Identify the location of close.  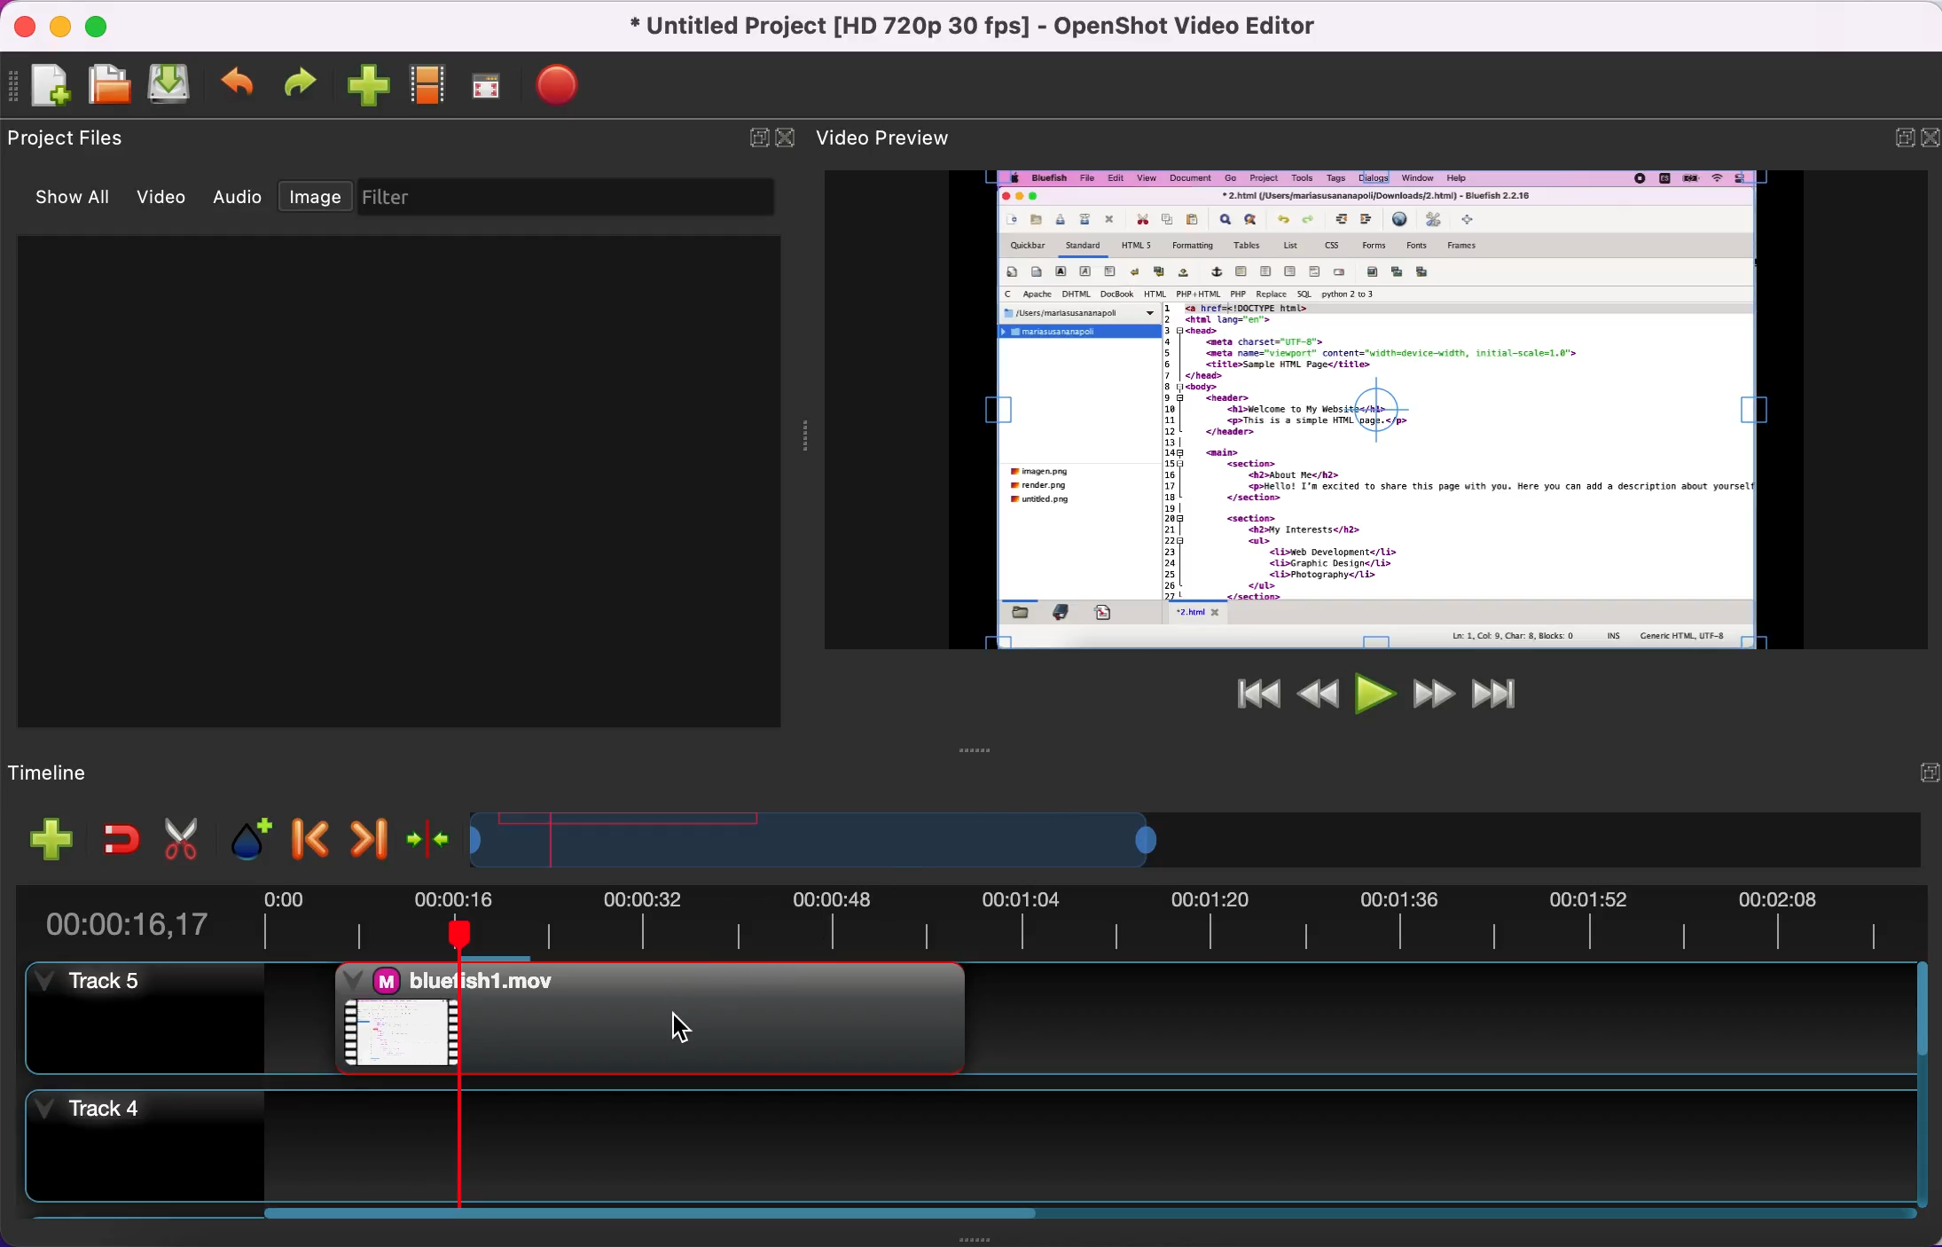
(1926, 138).